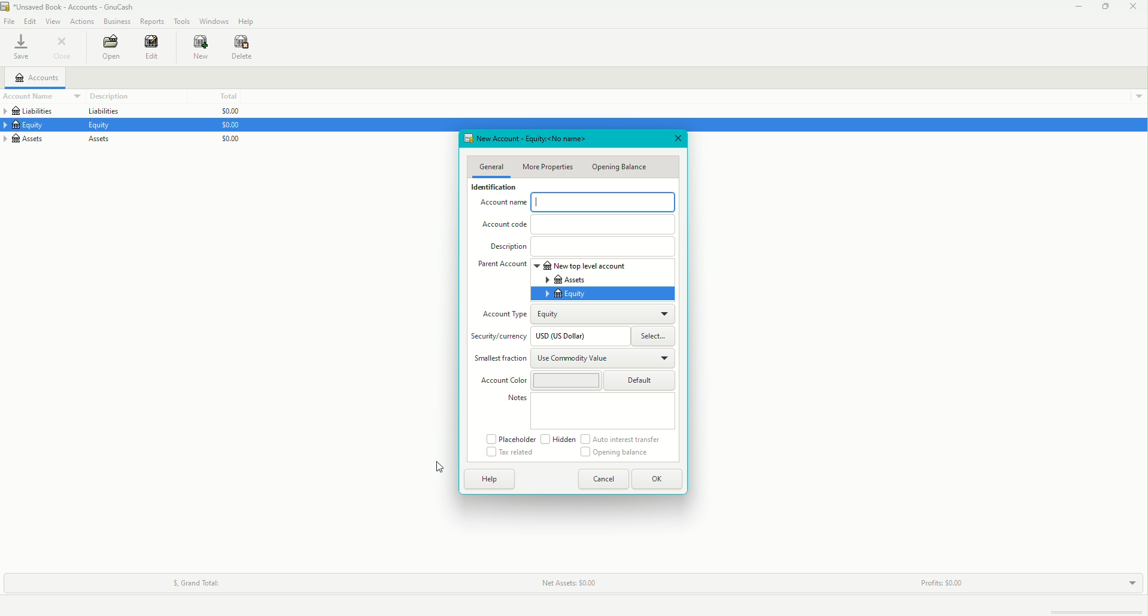 The width and height of the screenshot is (1148, 616). Describe the element at coordinates (622, 168) in the screenshot. I see `Opening Balance` at that location.